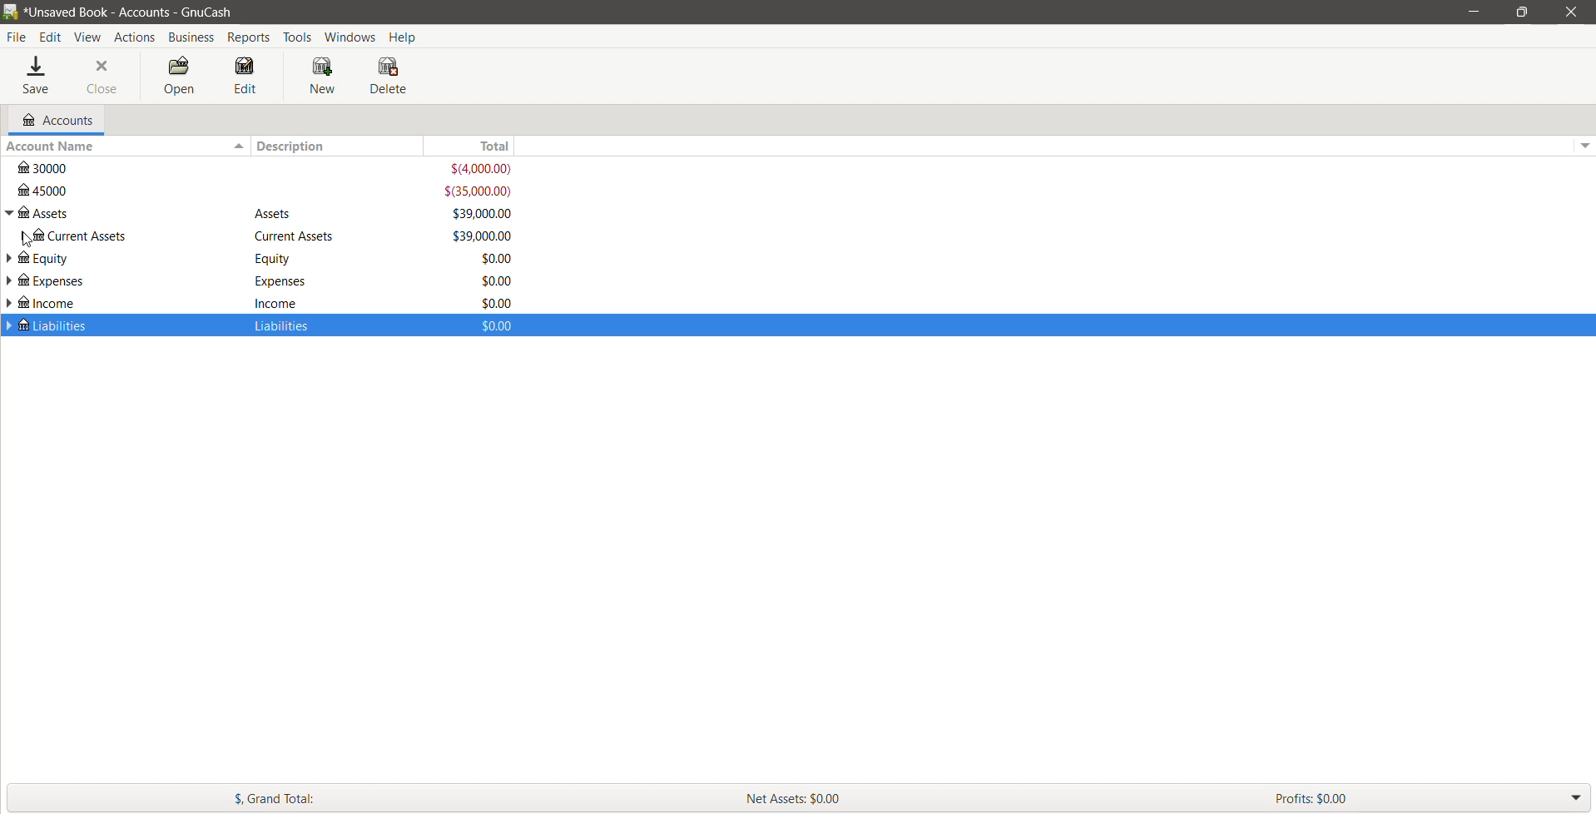 Image resolution: width=1596 pixels, height=814 pixels. What do you see at coordinates (101, 75) in the screenshot?
I see `Close` at bounding box center [101, 75].